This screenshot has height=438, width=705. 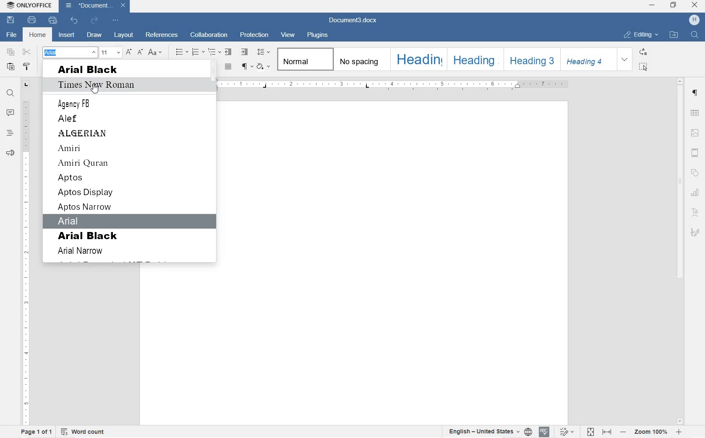 What do you see at coordinates (228, 52) in the screenshot?
I see `DECREASE INDENT` at bounding box center [228, 52].